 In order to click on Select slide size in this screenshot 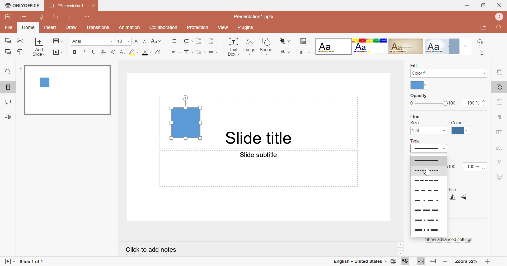, I will do `click(305, 53)`.